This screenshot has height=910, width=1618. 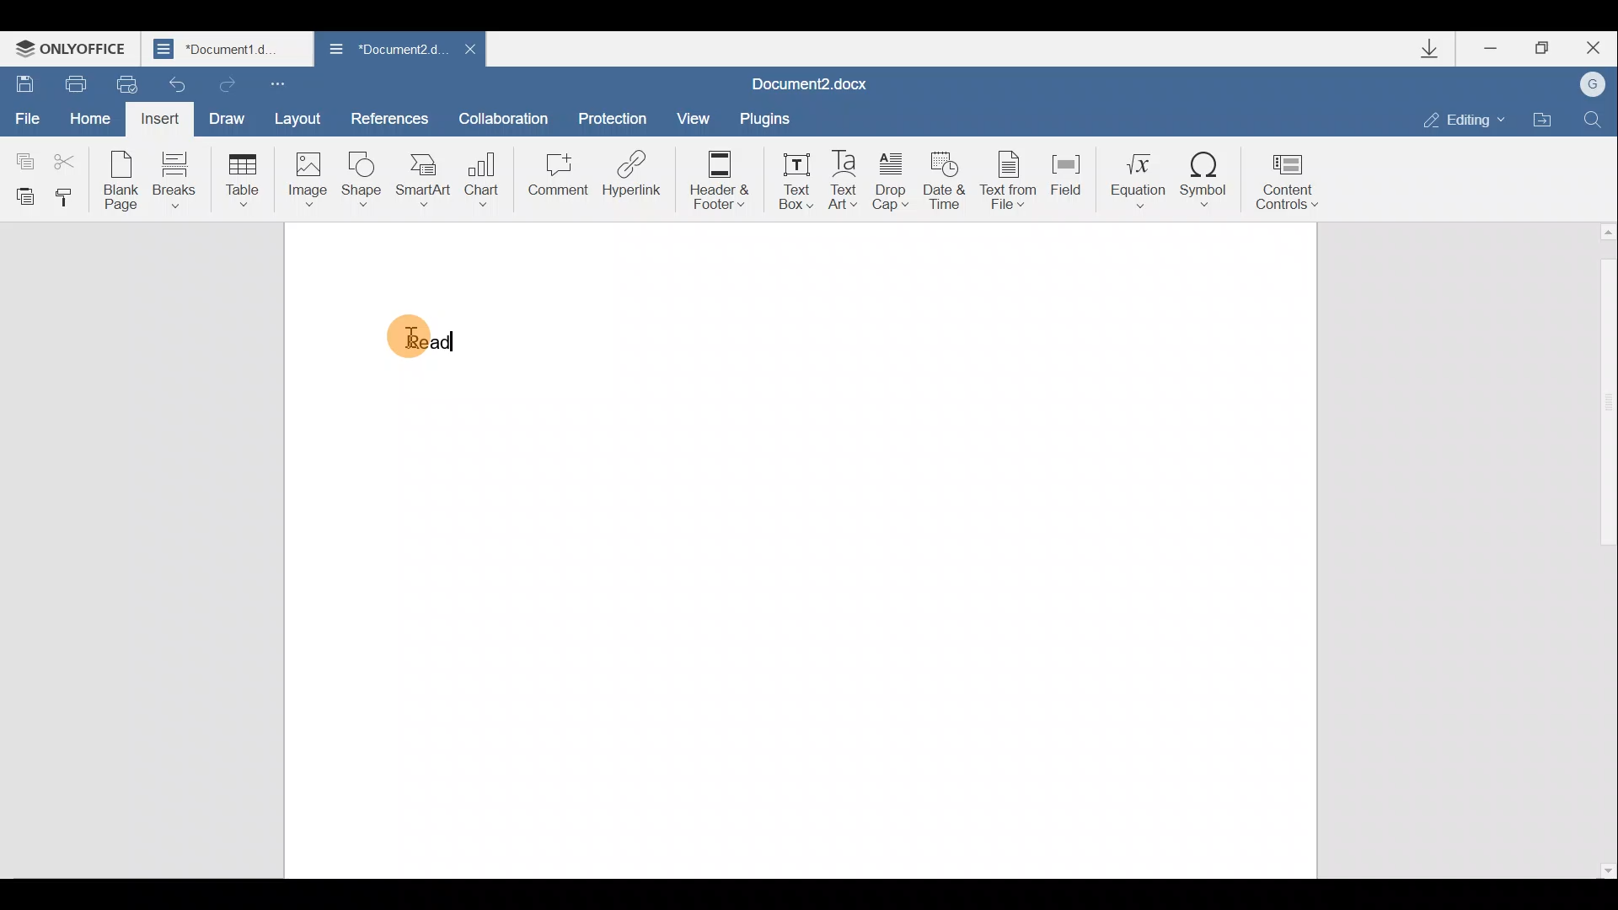 What do you see at coordinates (810, 83) in the screenshot?
I see `Document2.docx` at bounding box center [810, 83].